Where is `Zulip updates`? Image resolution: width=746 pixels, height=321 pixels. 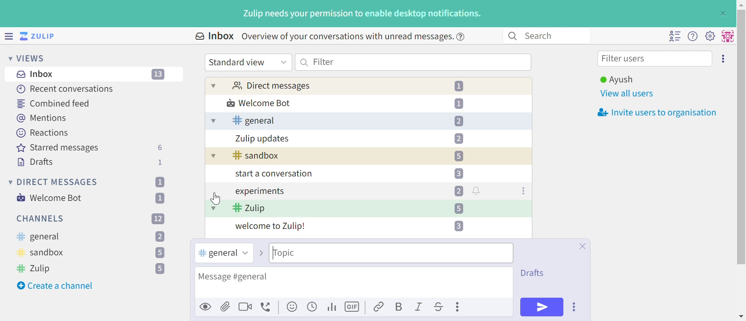
Zulip updates is located at coordinates (263, 139).